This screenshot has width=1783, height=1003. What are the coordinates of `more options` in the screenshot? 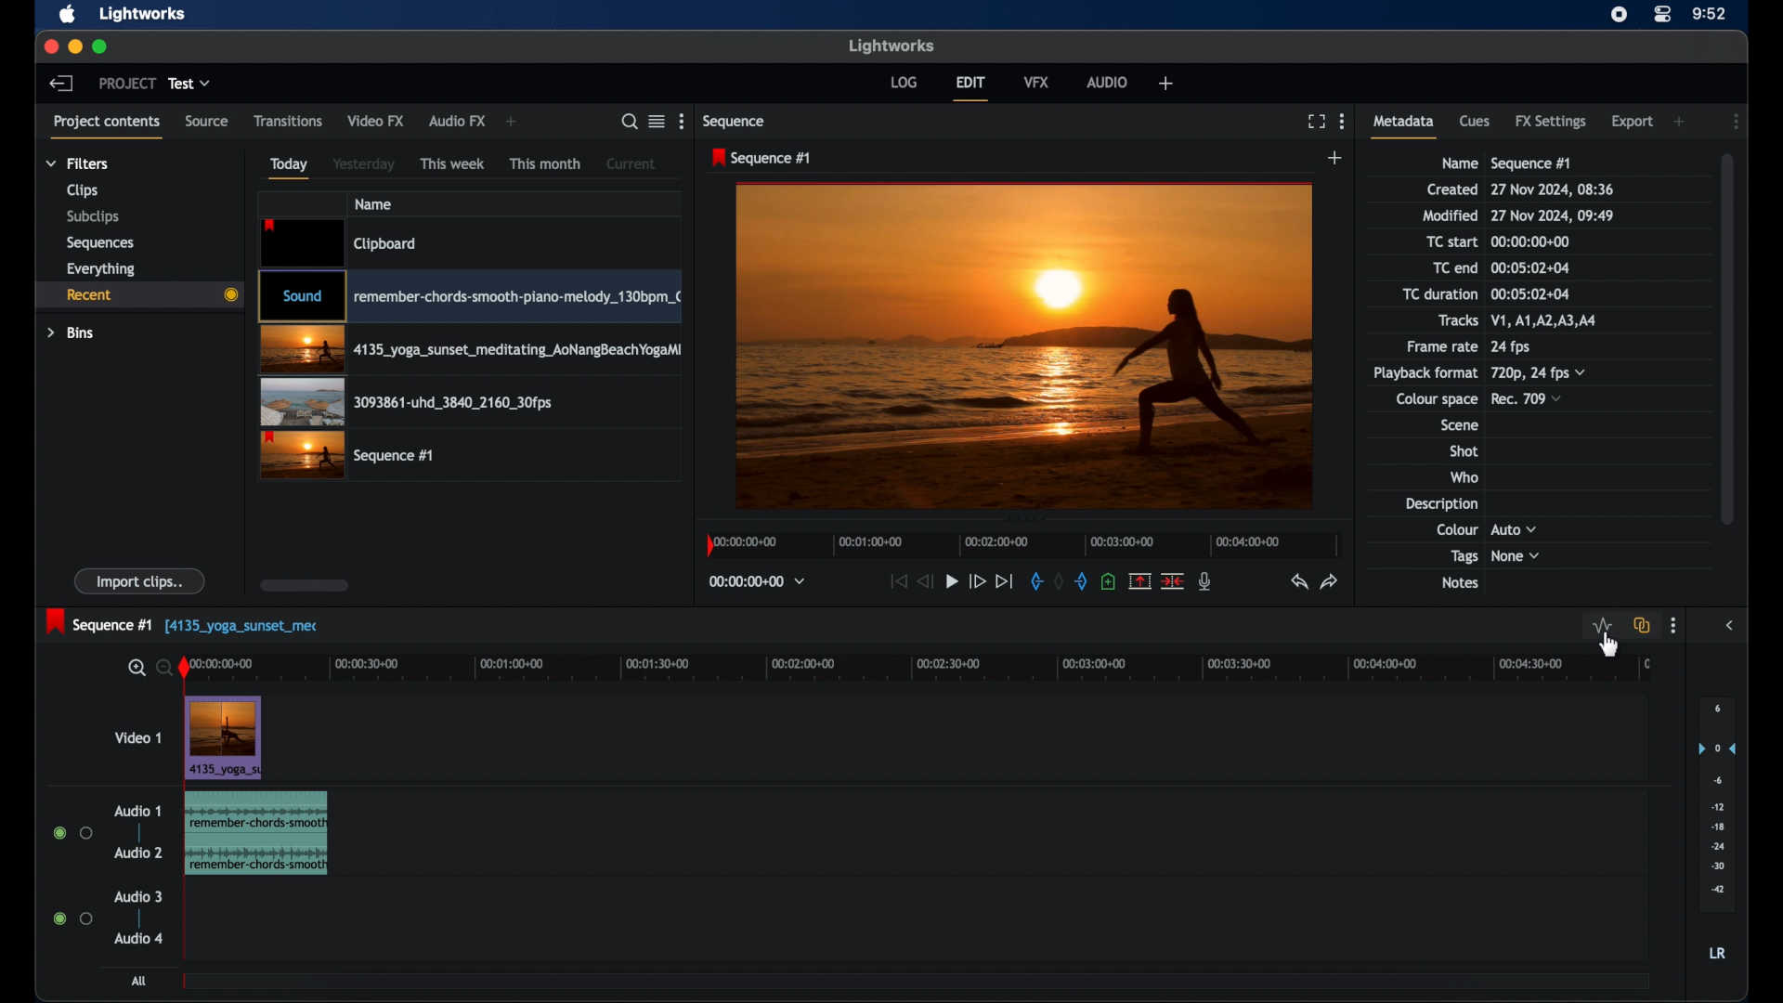 It's located at (1737, 121).